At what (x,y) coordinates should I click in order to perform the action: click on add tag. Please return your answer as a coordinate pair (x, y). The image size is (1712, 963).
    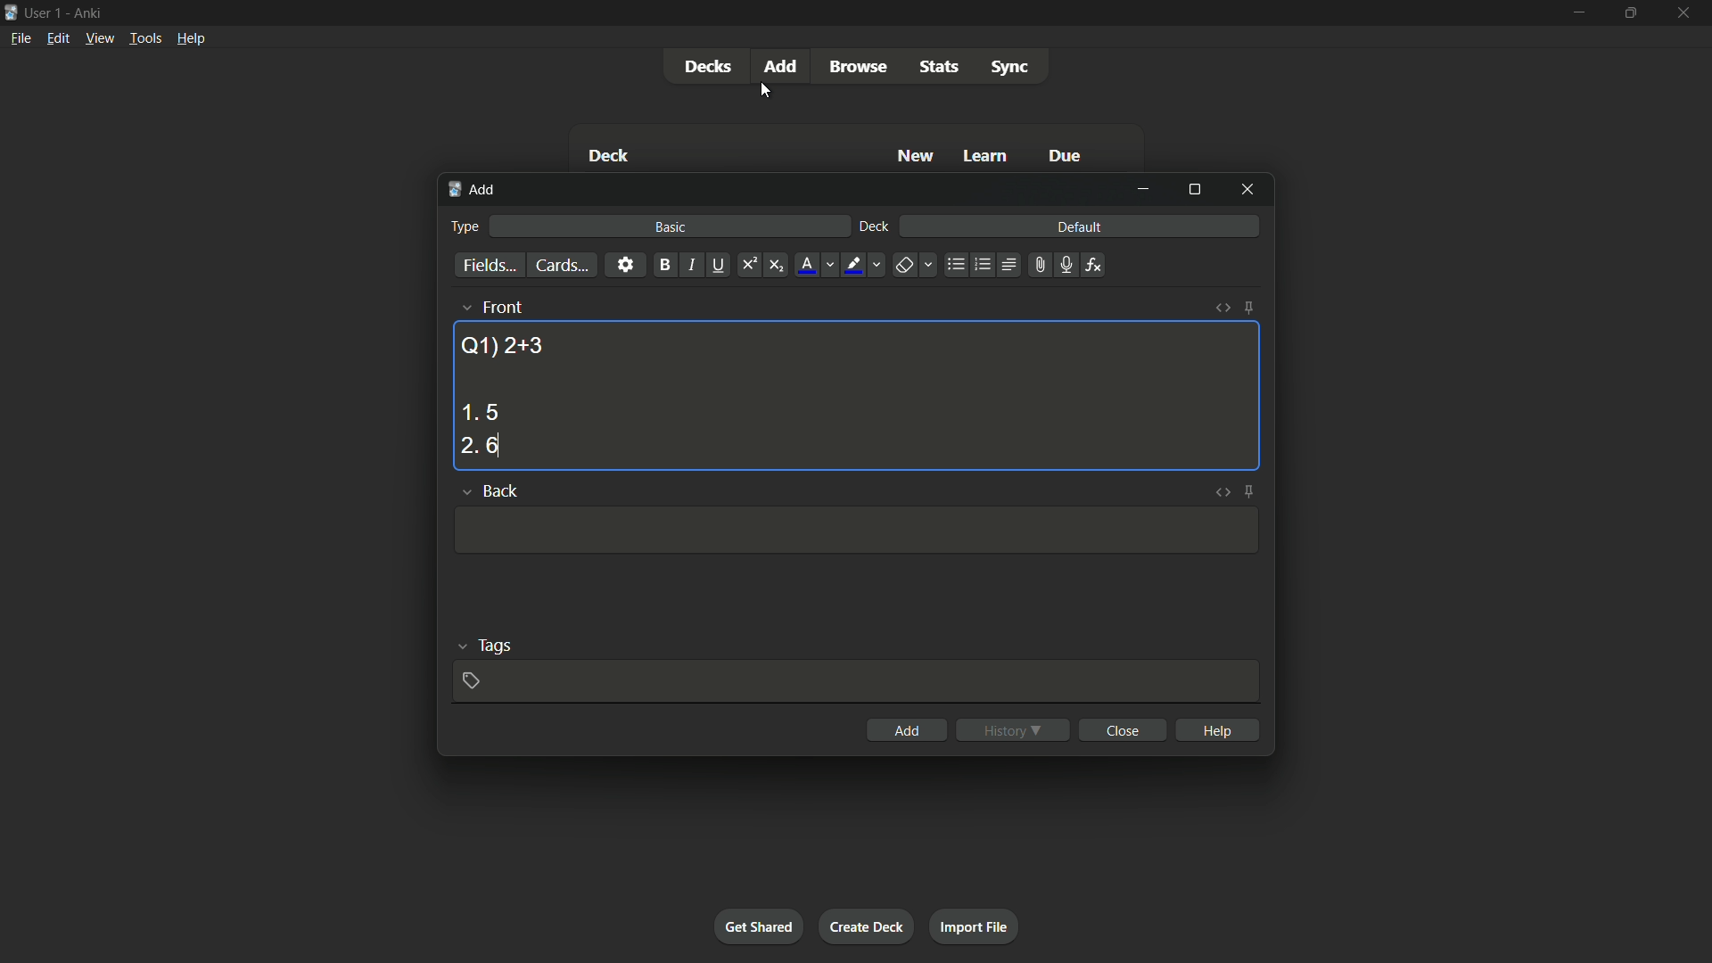
    Looking at the image, I should click on (470, 680).